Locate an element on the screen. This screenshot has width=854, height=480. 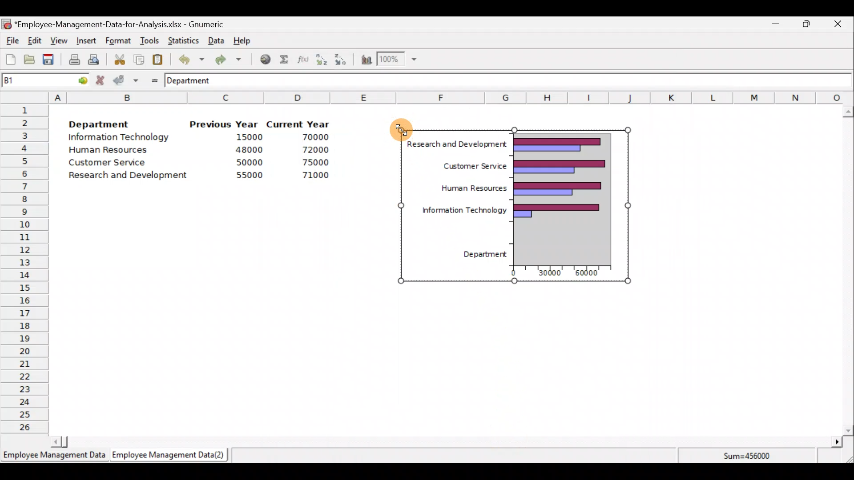
Enter formula is located at coordinates (152, 79).